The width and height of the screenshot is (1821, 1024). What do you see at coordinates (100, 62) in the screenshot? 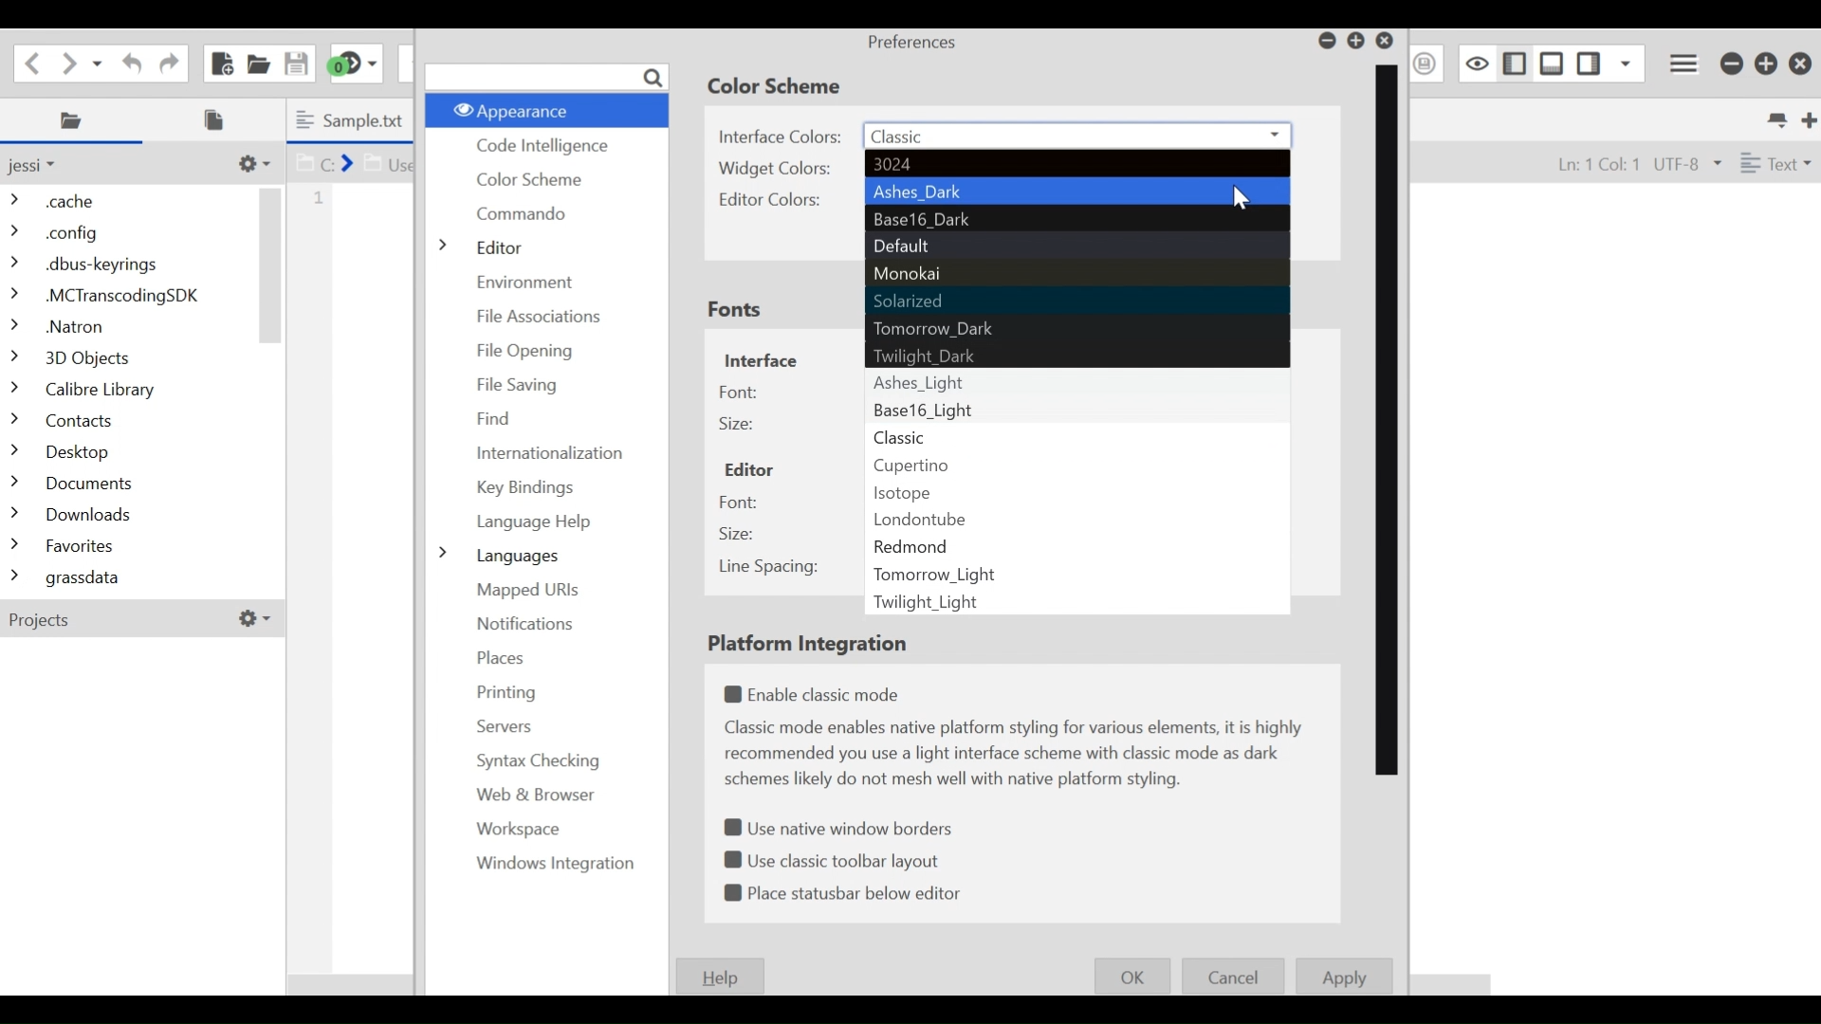
I see `Recent locations` at bounding box center [100, 62].